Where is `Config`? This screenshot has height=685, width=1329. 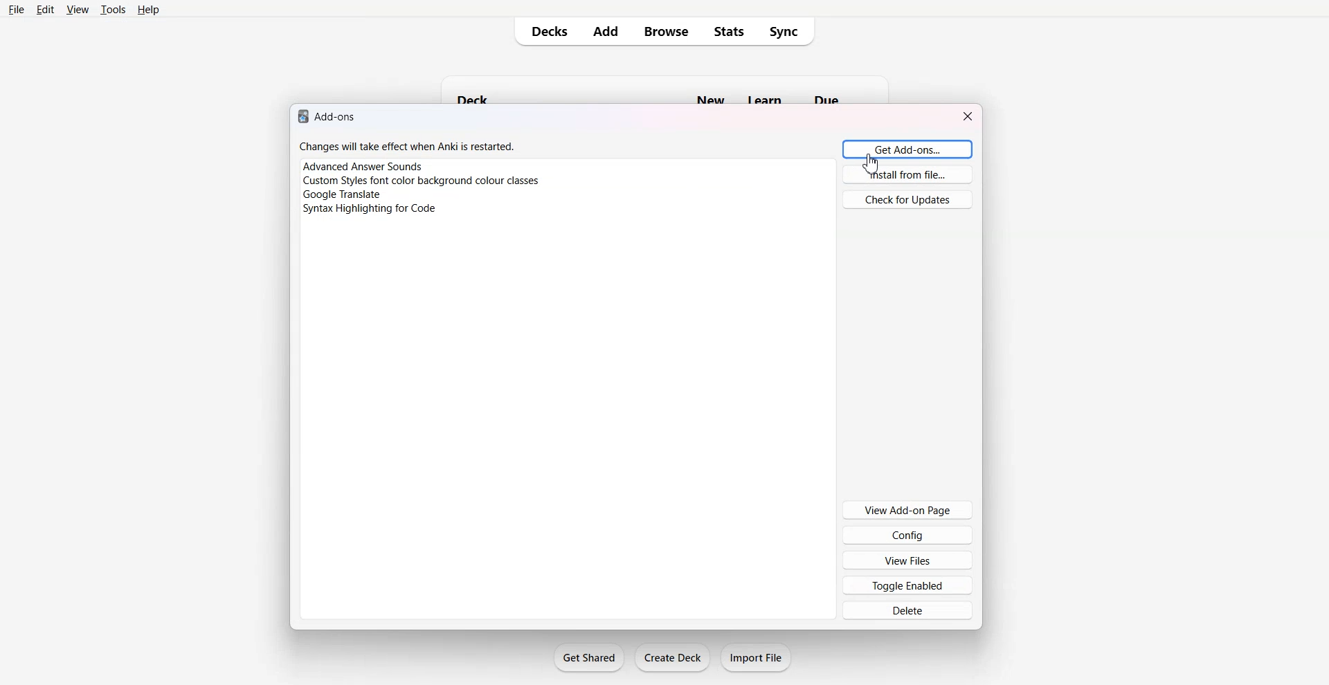 Config is located at coordinates (908, 535).